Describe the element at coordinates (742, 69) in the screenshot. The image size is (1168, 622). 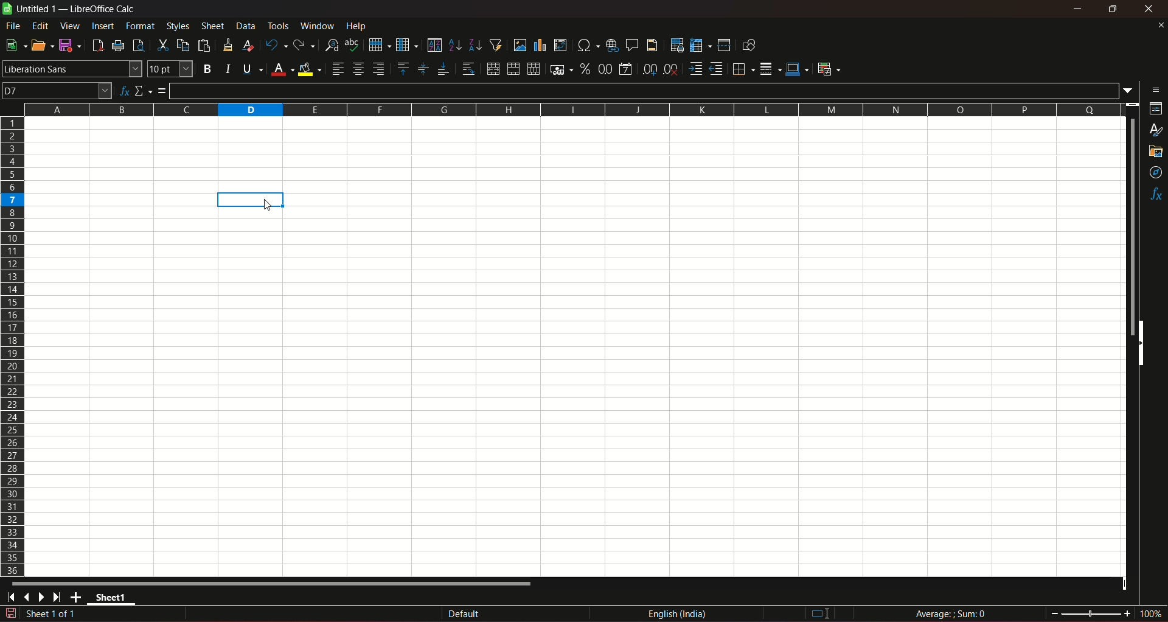
I see `borders` at that location.